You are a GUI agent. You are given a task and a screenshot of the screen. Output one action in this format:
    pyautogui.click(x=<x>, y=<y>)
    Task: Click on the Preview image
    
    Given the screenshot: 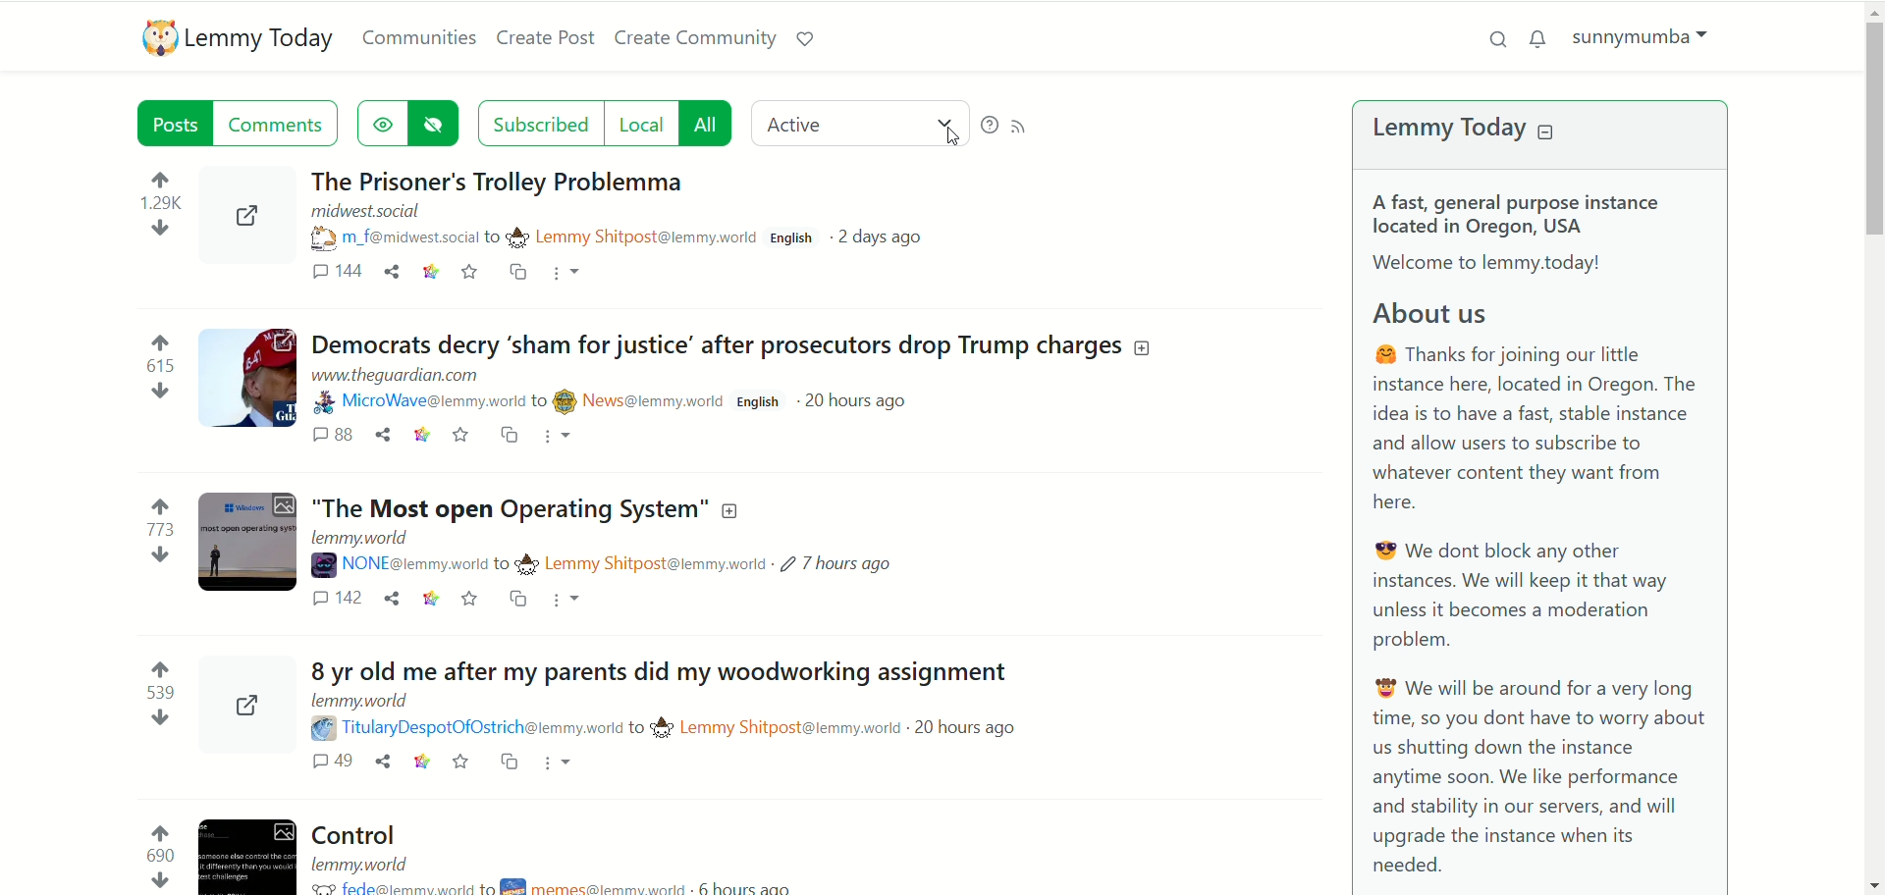 What is the action you would take?
    pyautogui.click(x=244, y=705)
    